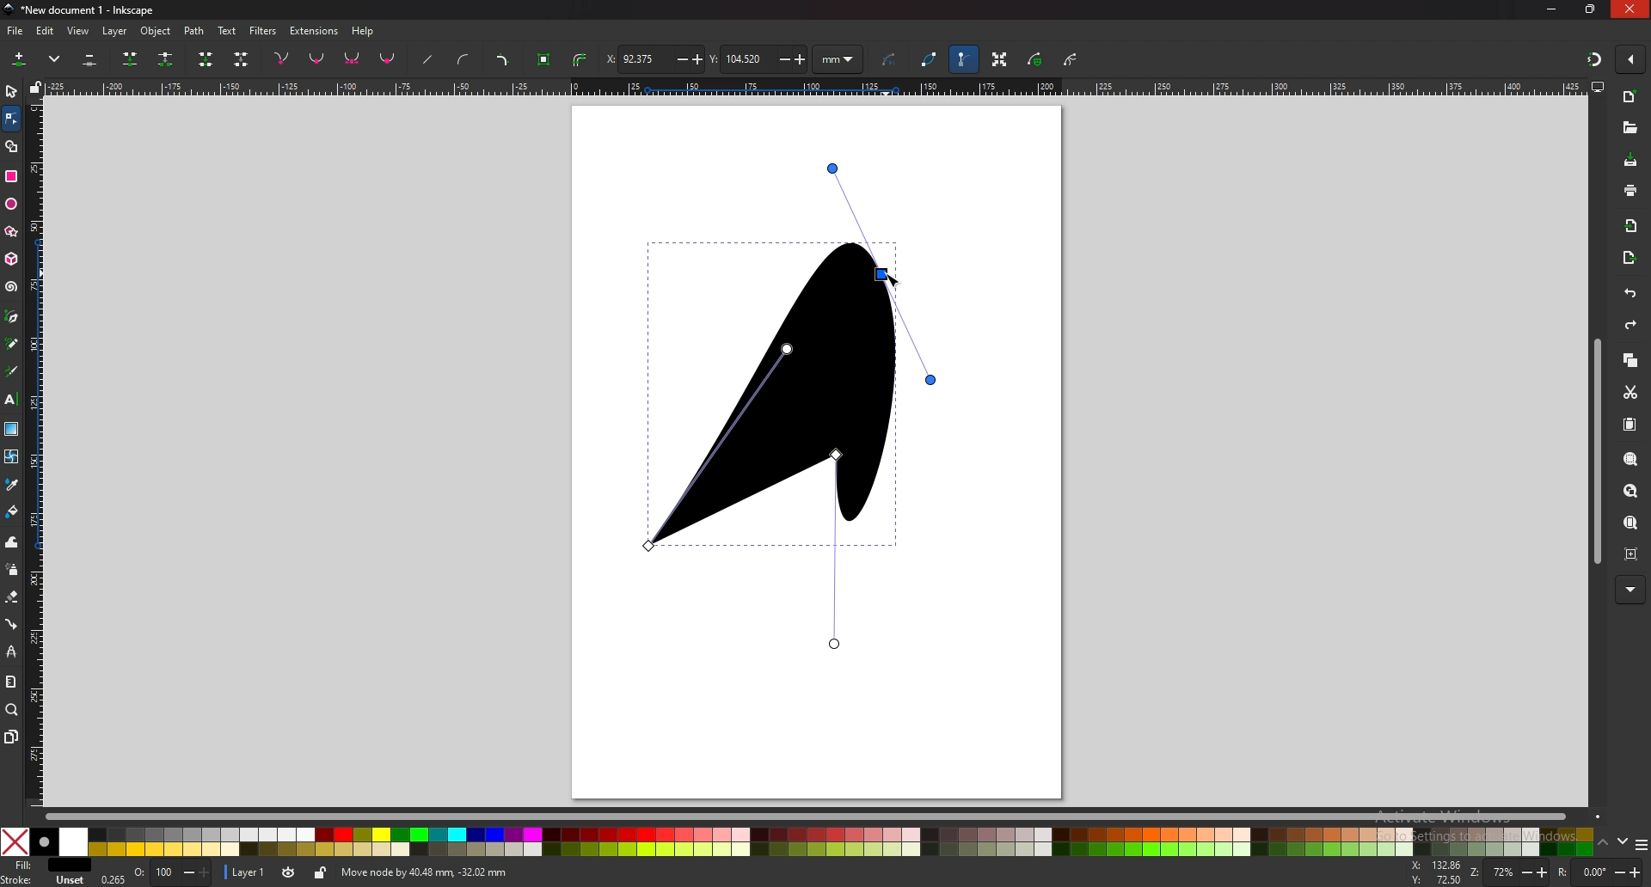 This screenshot has width=1651, height=887. What do you see at coordinates (131, 59) in the screenshot?
I see `join selected nodes` at bounding box center [131, 59].